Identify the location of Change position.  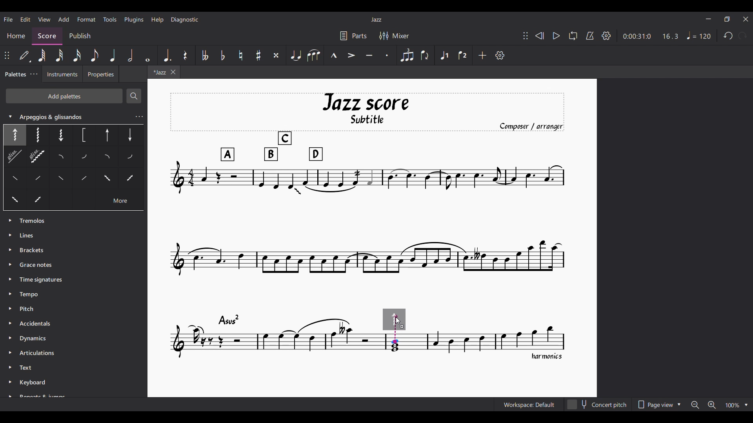
(526, 36).